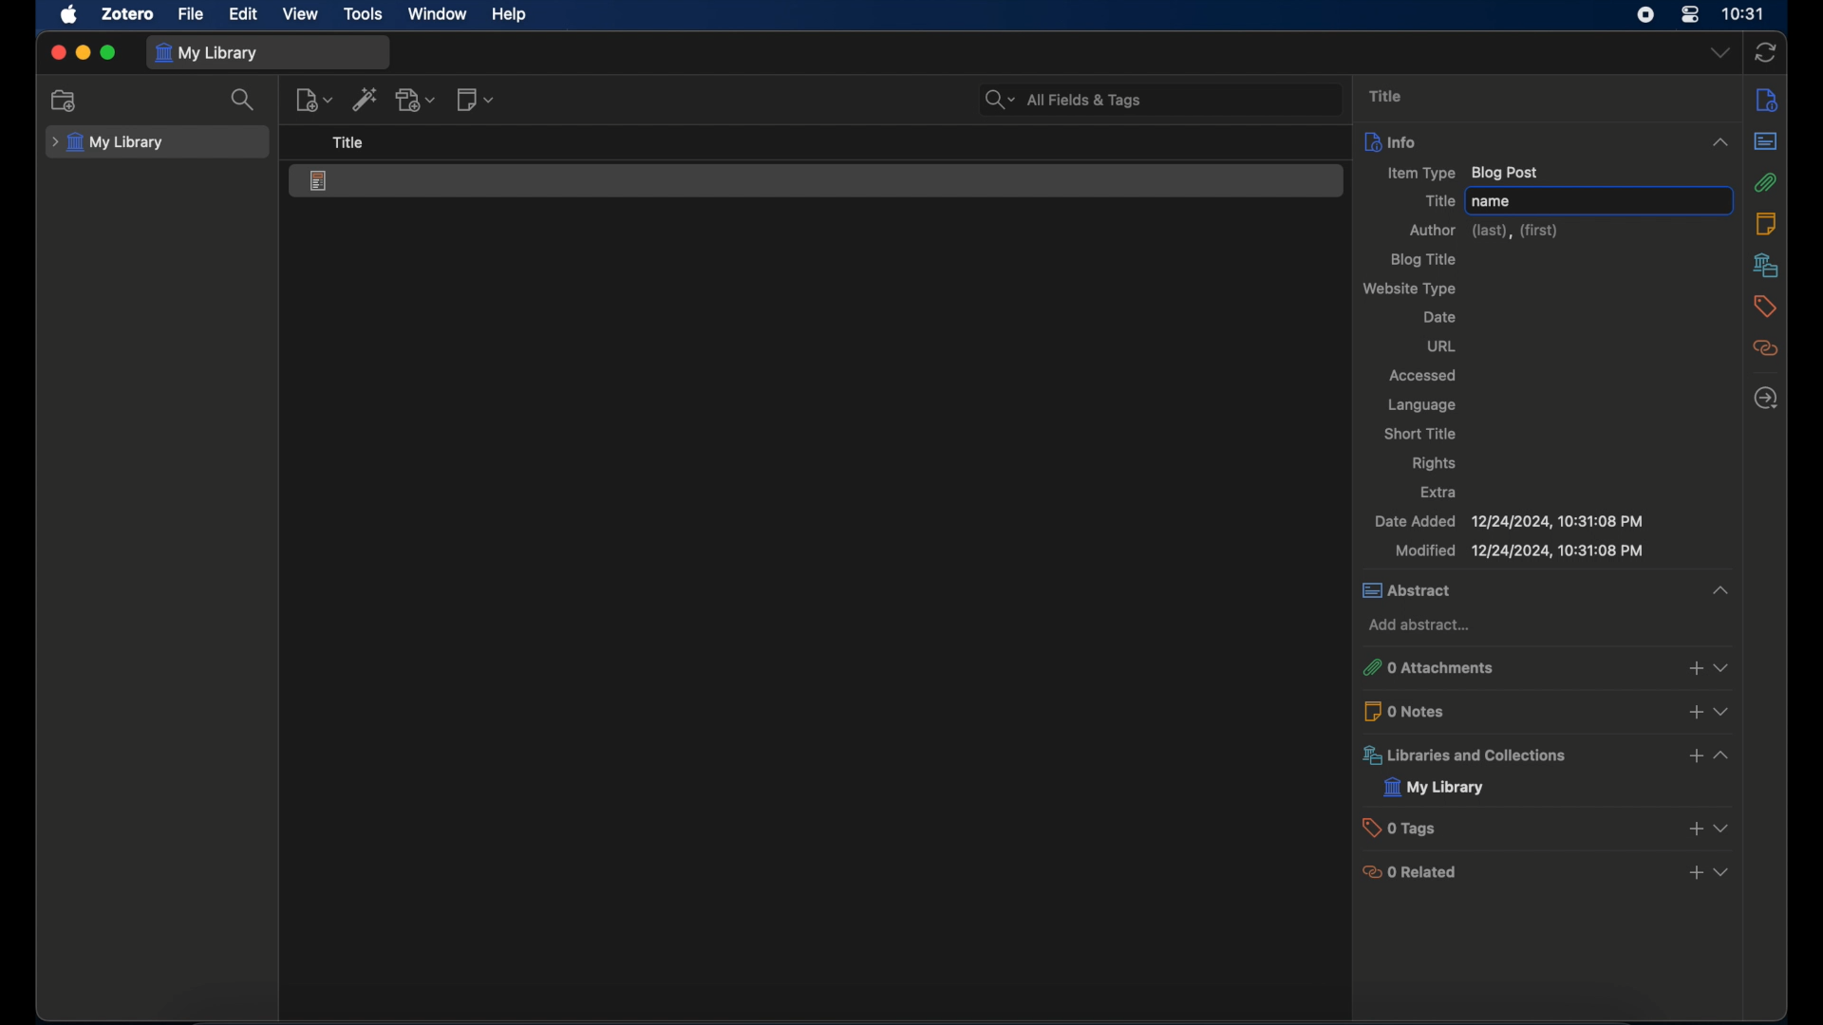 The width and height of the screenshot is (1823, 1025). I want to click on name, so click(1493, 202).